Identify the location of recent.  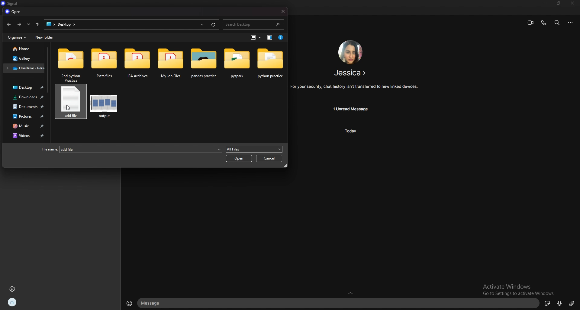
(202, 25).